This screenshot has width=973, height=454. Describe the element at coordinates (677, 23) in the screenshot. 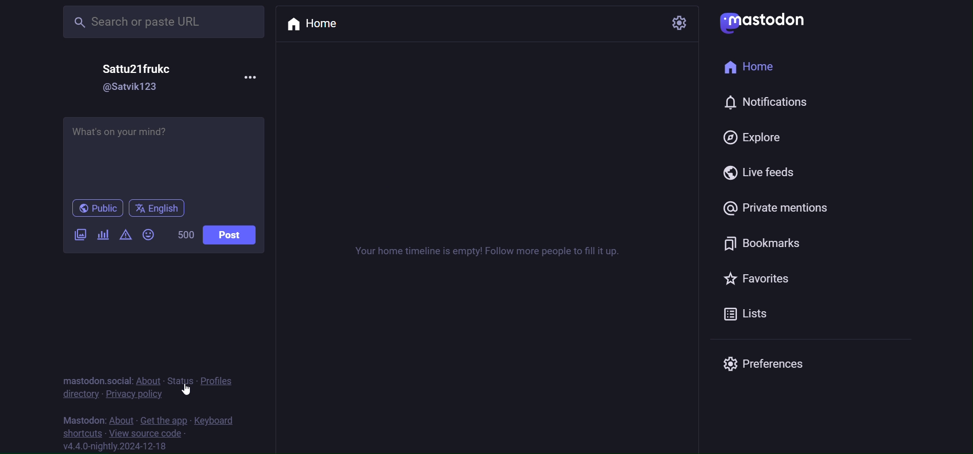

I see `Setting` at that location.